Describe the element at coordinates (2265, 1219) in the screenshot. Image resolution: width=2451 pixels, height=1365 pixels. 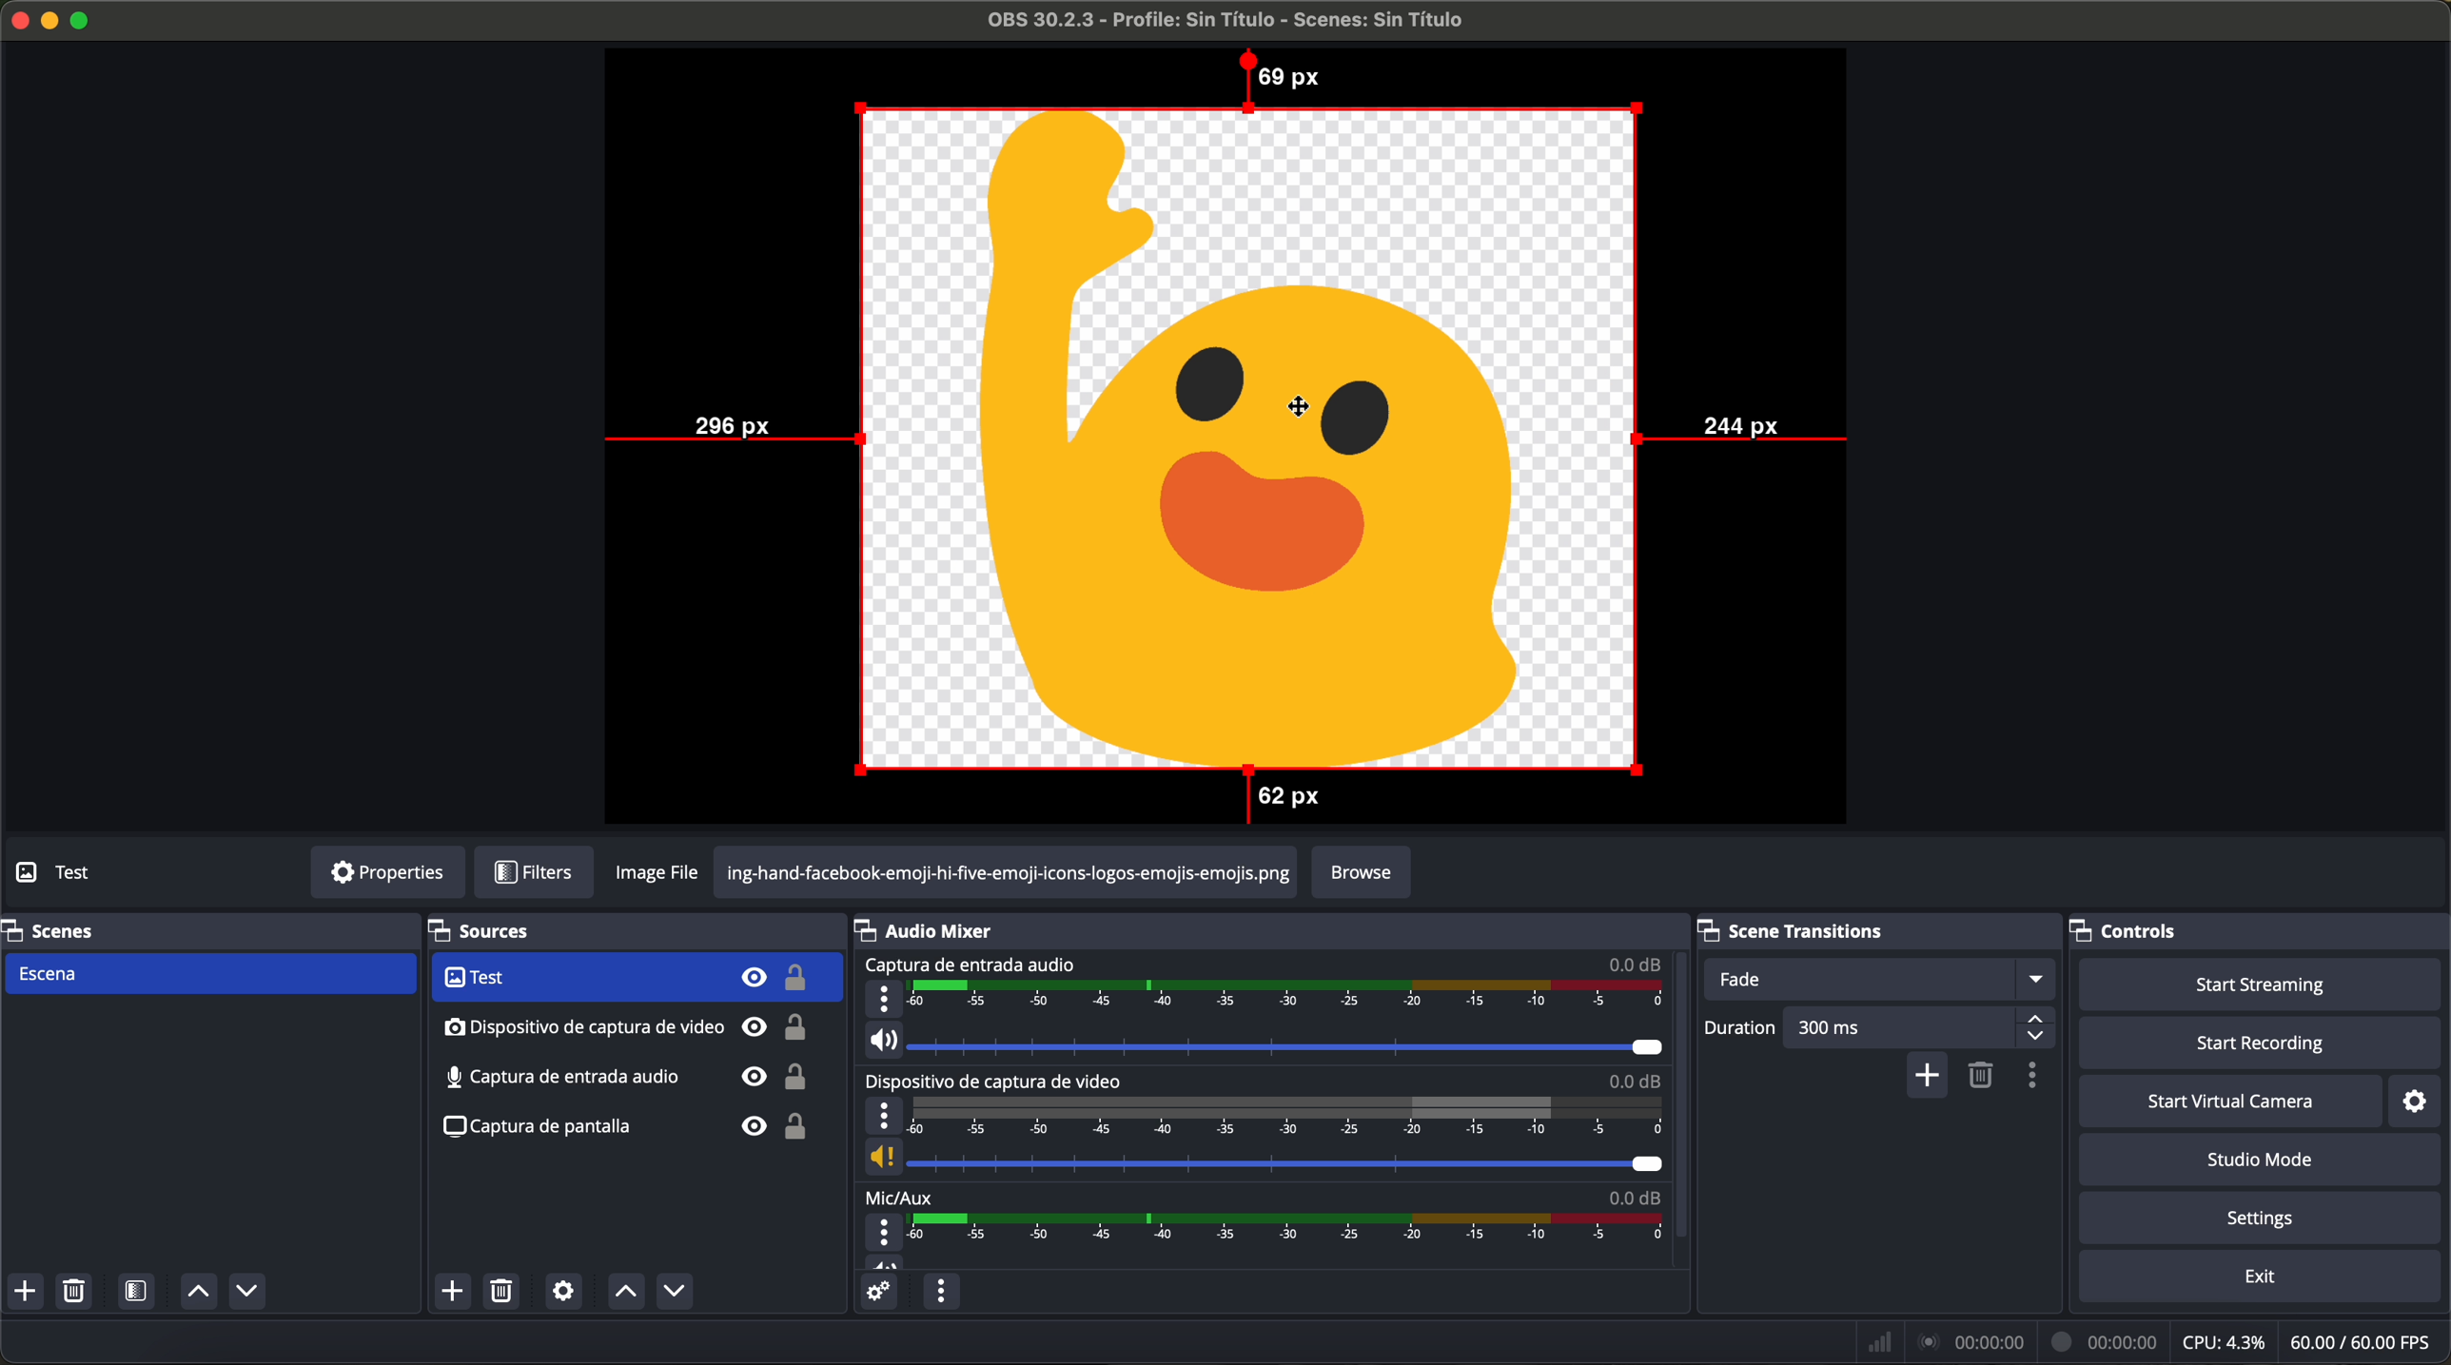
I see `settings` at that location.